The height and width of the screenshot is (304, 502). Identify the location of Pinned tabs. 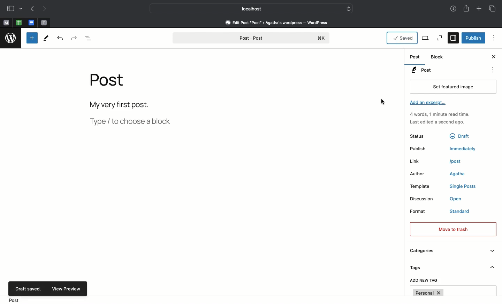
(18, 22).